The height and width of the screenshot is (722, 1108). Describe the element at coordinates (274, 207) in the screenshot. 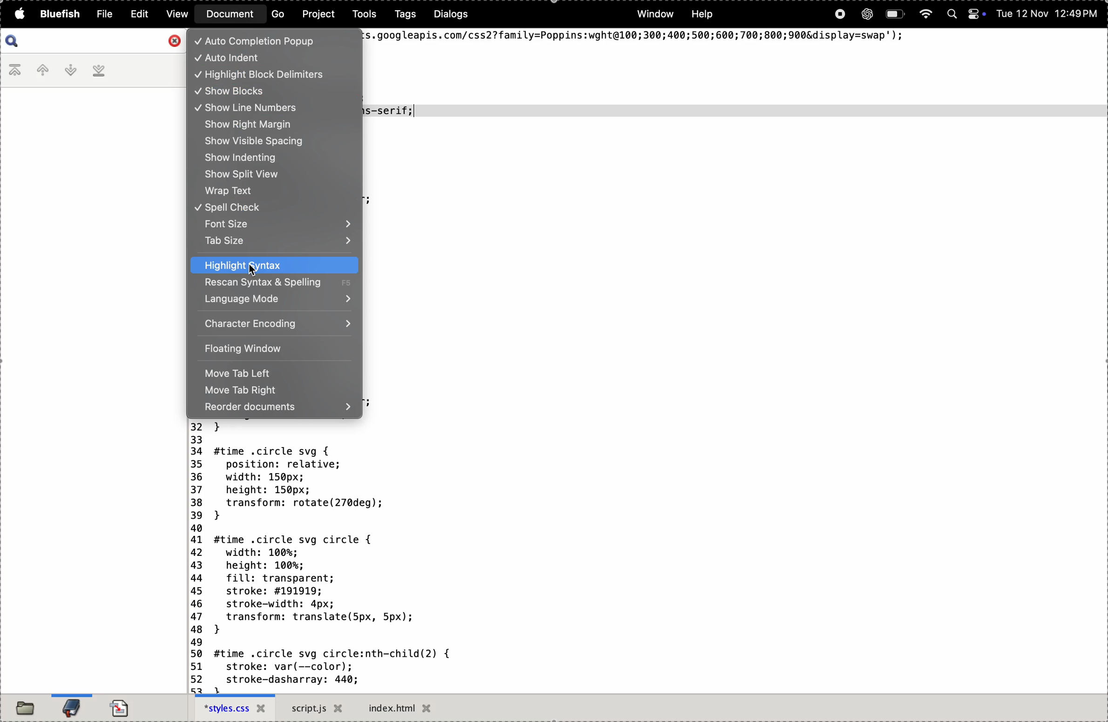

I see `spell check` at that location.